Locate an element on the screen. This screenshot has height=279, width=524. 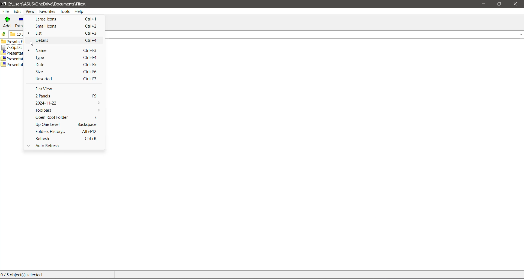
Folders History is located at coordinates (65, 131).